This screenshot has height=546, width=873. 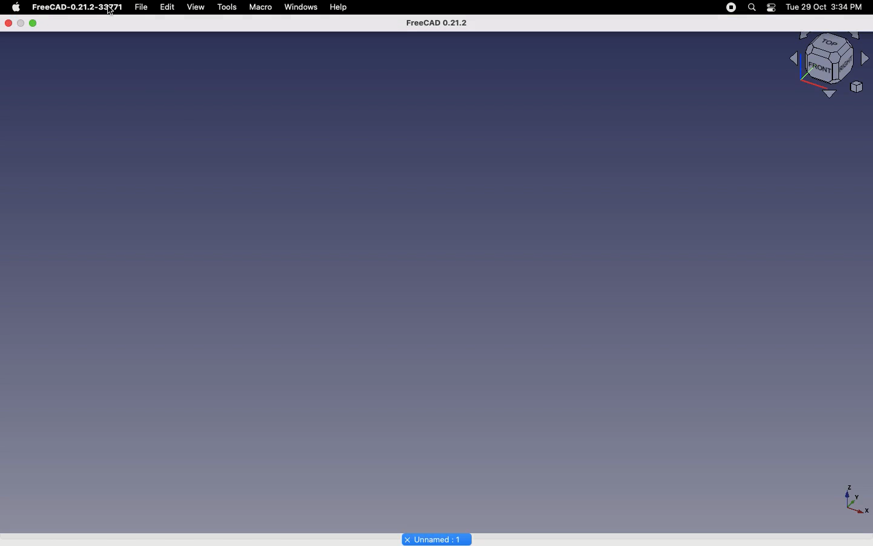 I want to click on Visualizer, so click(x=824, y=66).